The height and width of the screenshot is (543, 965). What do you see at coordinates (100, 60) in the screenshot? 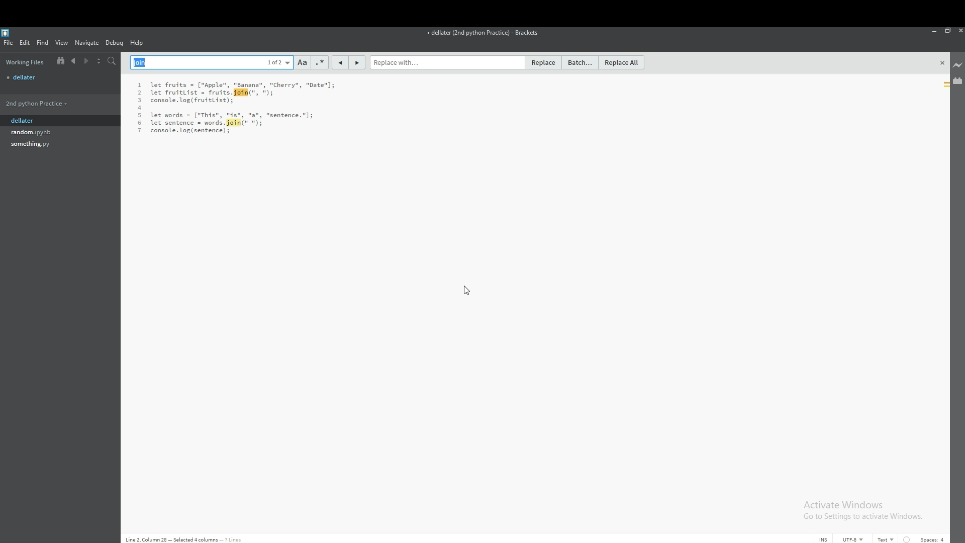
I see `split view` at bounding box center [100, 60].